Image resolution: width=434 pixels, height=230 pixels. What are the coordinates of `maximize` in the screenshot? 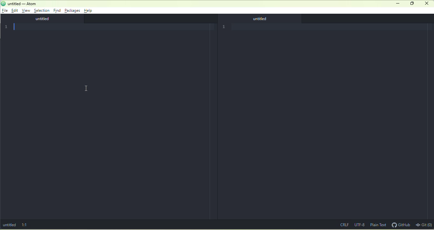 It's located at (411, 4).